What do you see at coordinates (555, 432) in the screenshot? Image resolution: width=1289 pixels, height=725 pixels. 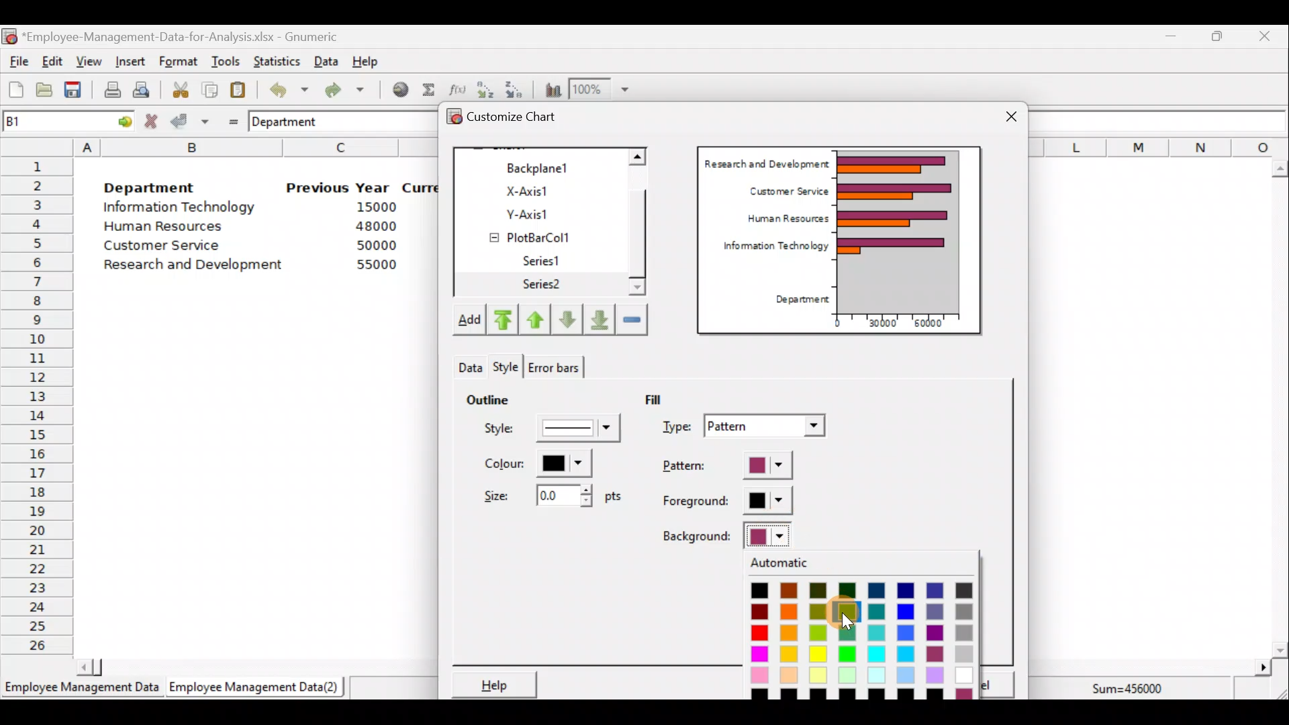 I see `Style` at bounding box center [555, 432].